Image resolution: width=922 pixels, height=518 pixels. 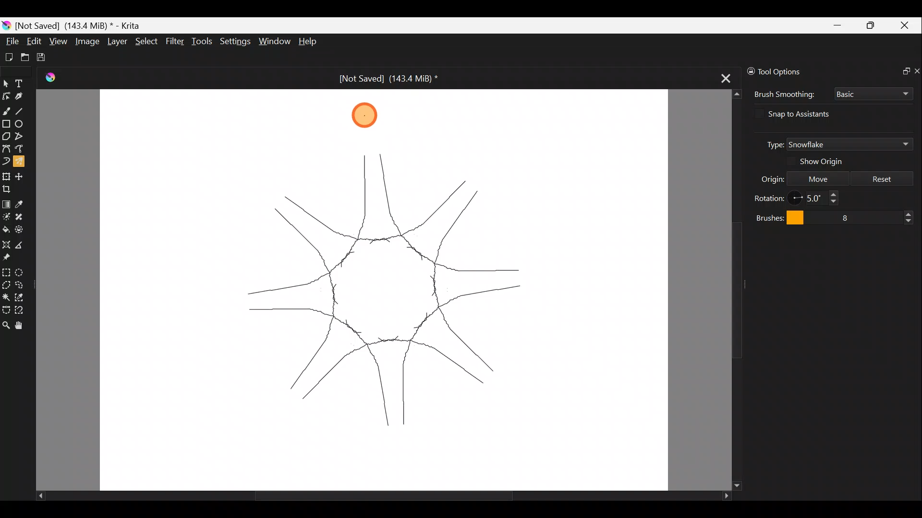 What do you see at coordinates (9, 57) in the screenshot?
I see `Create new document` at bounding box center [9, 57].